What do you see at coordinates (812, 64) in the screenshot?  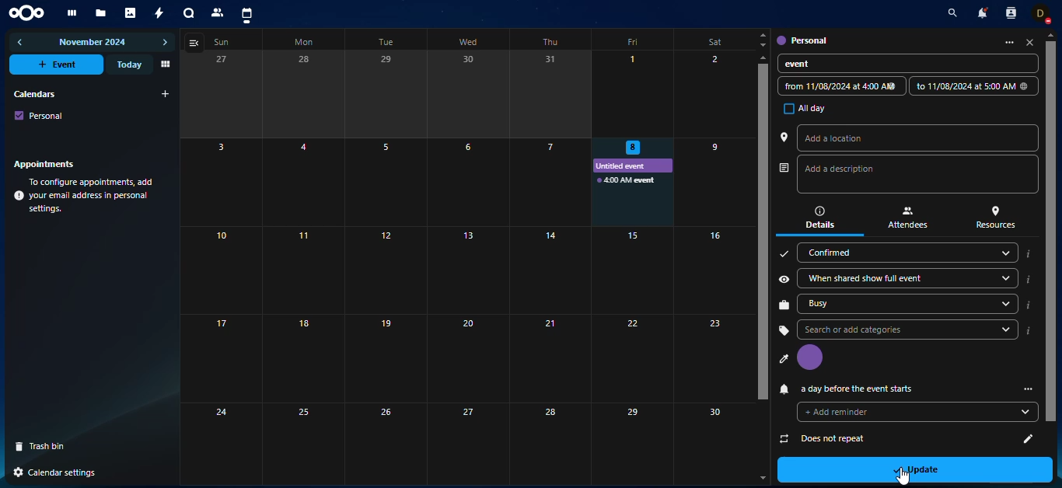 I see `event` at bounding box center [812, 64].